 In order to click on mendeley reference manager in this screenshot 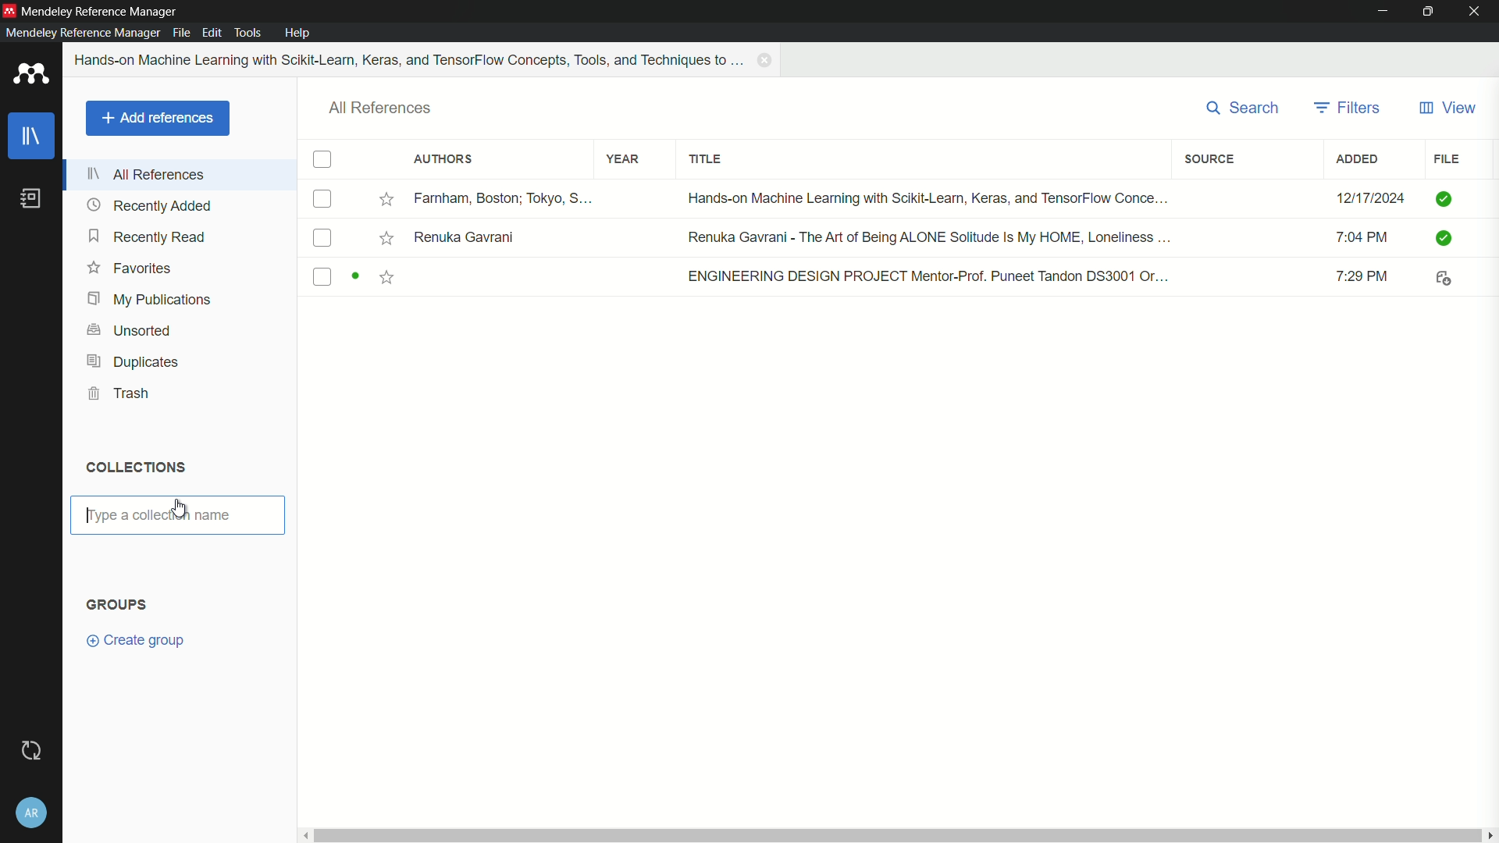, I will do `click(82, 32)`.